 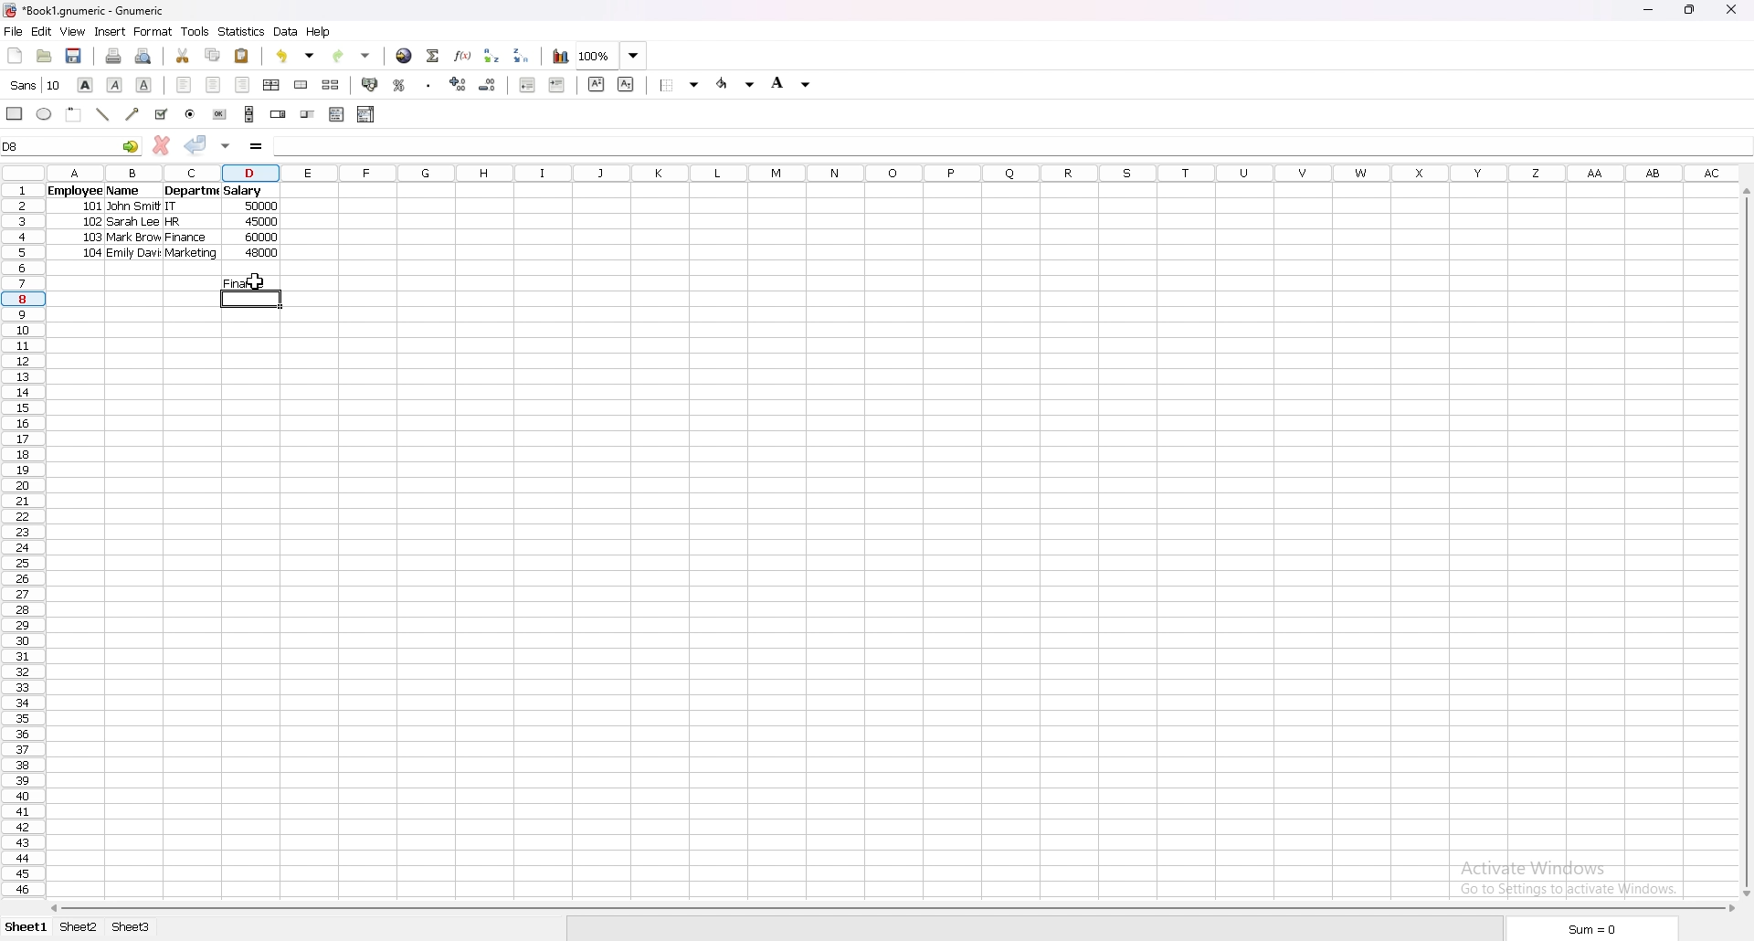 I want to click on help, so click(x=319, y=32).